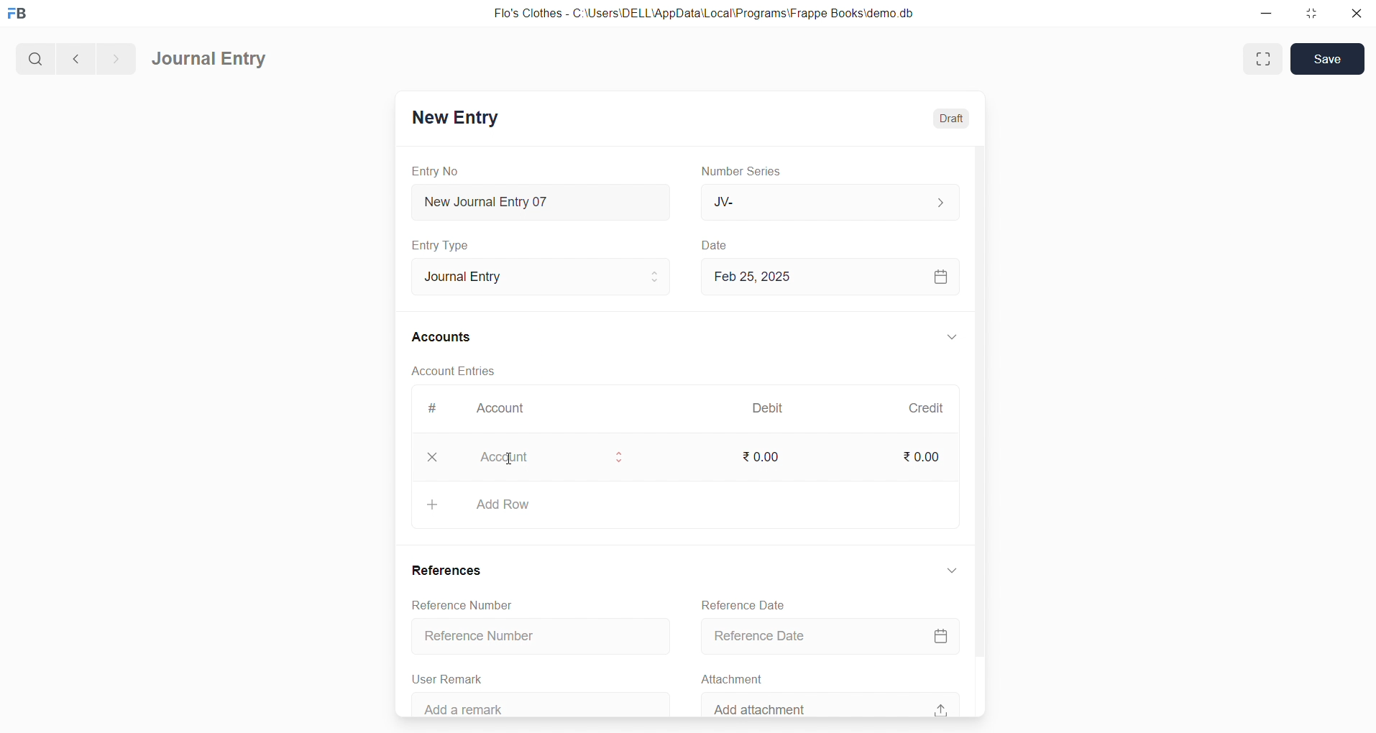 The height and width of the screenshot is (733, 1376). Describe the element at coordinates (542, 198) in the screenshot. I see `New Journal Entry 07` at that location.